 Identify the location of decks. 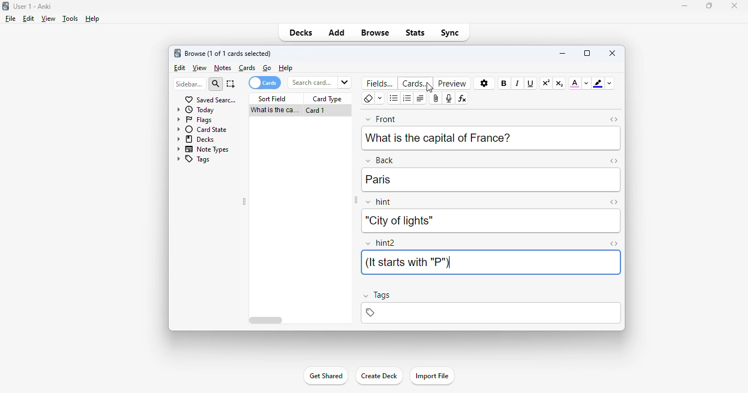
(301, 32).